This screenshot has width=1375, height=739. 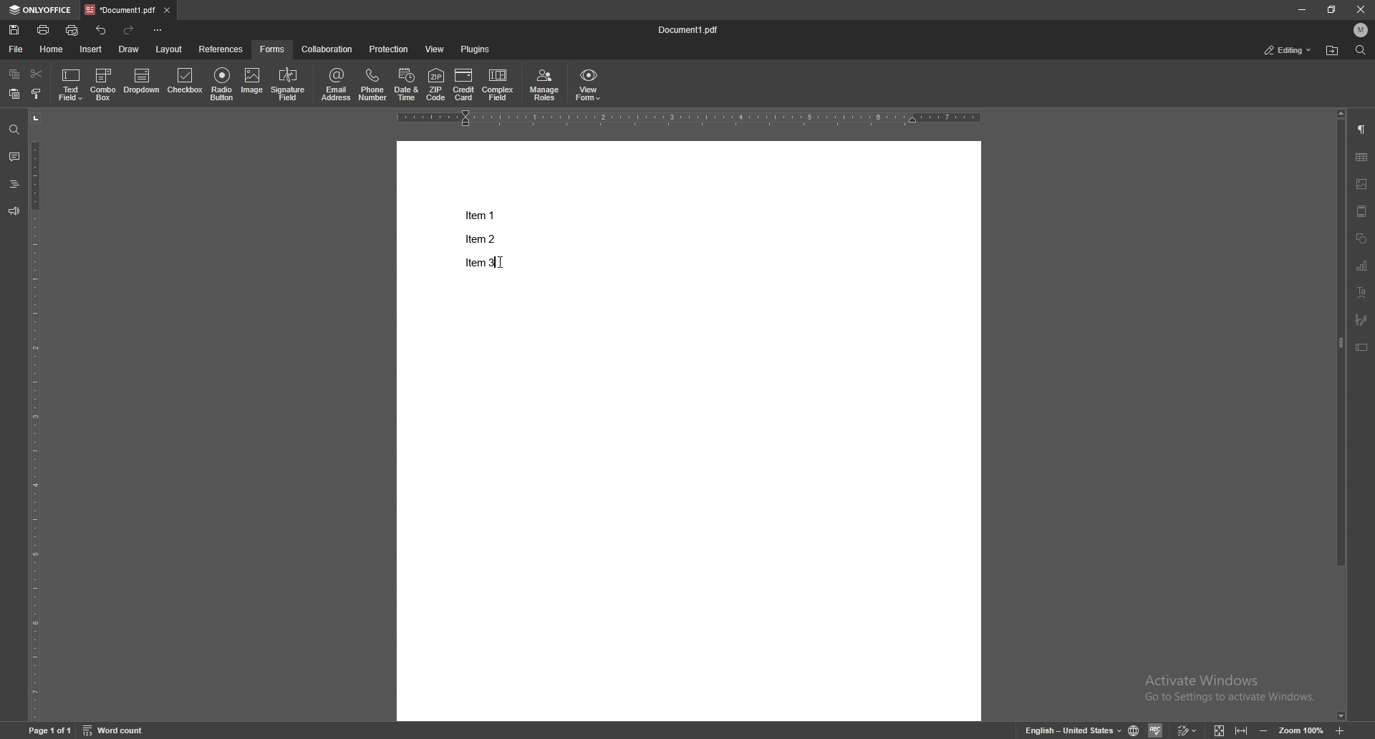 I want to click on word count, so click(x=114, y=730).